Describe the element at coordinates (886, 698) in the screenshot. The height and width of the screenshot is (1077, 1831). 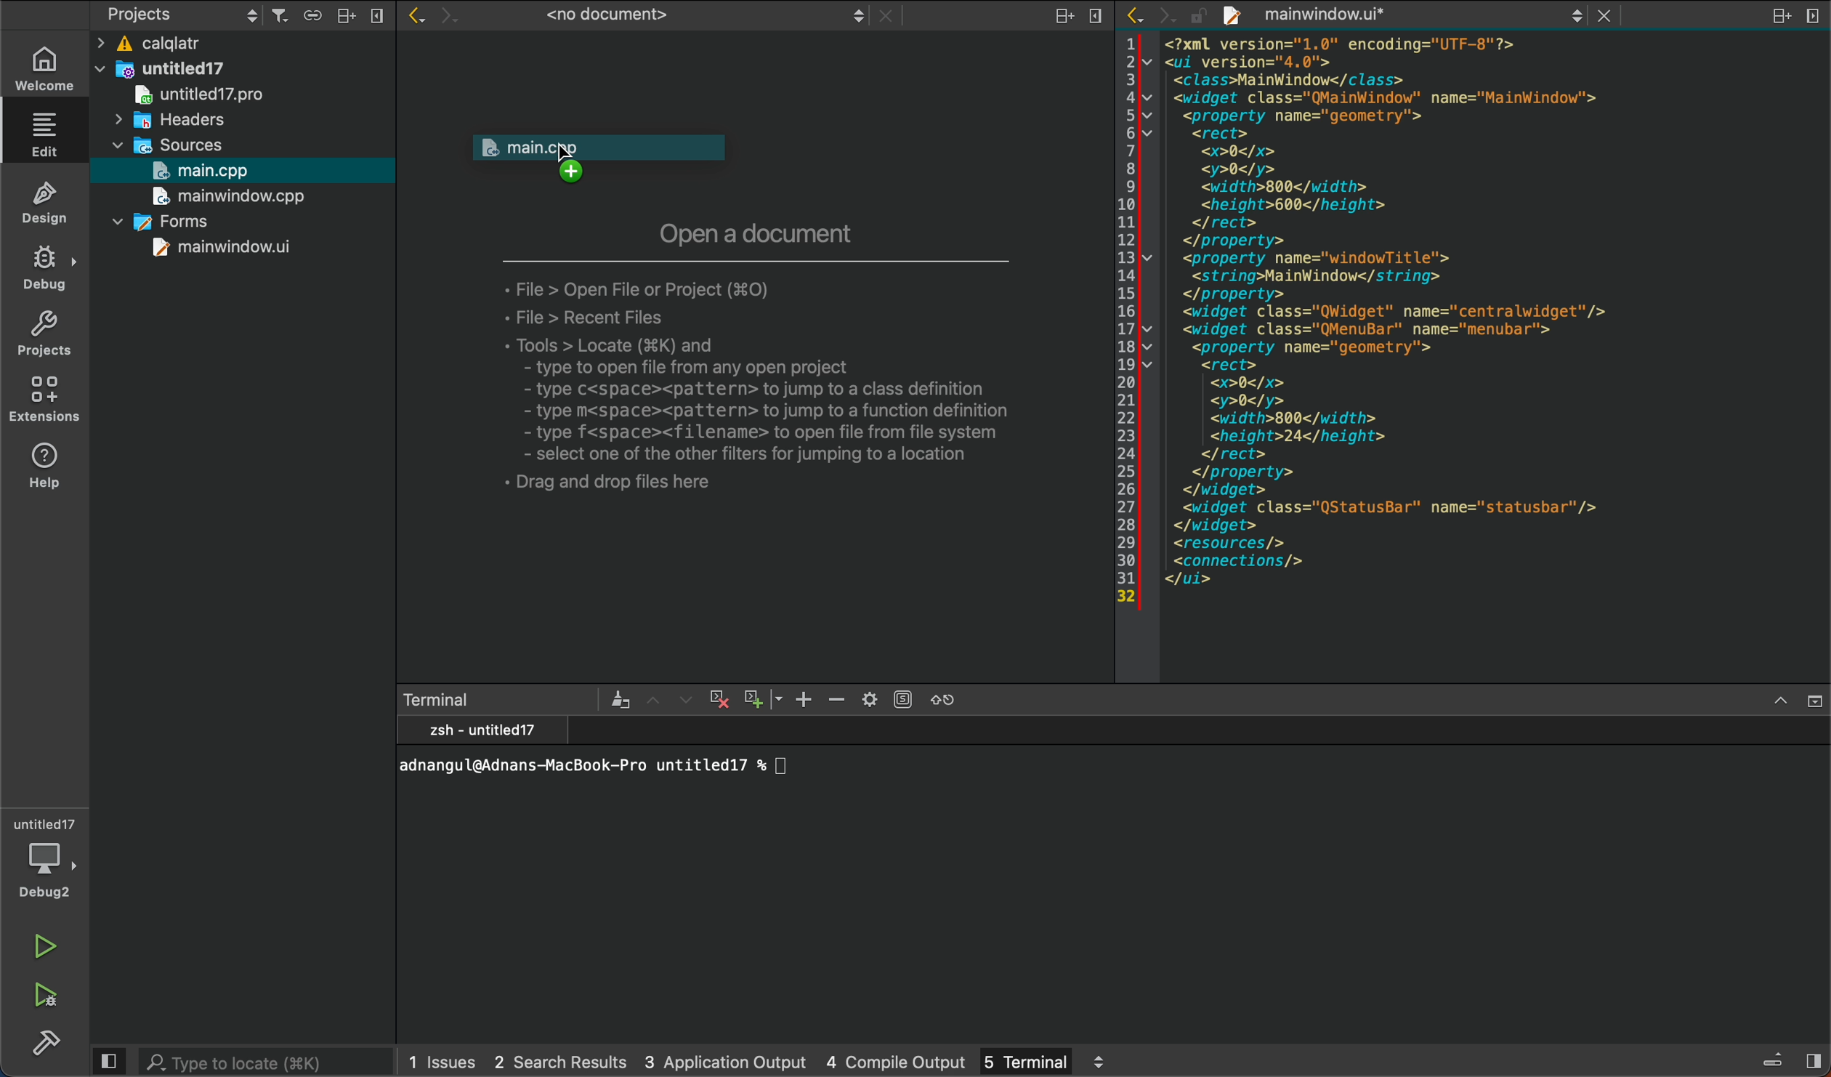
I see `setting` at that location.